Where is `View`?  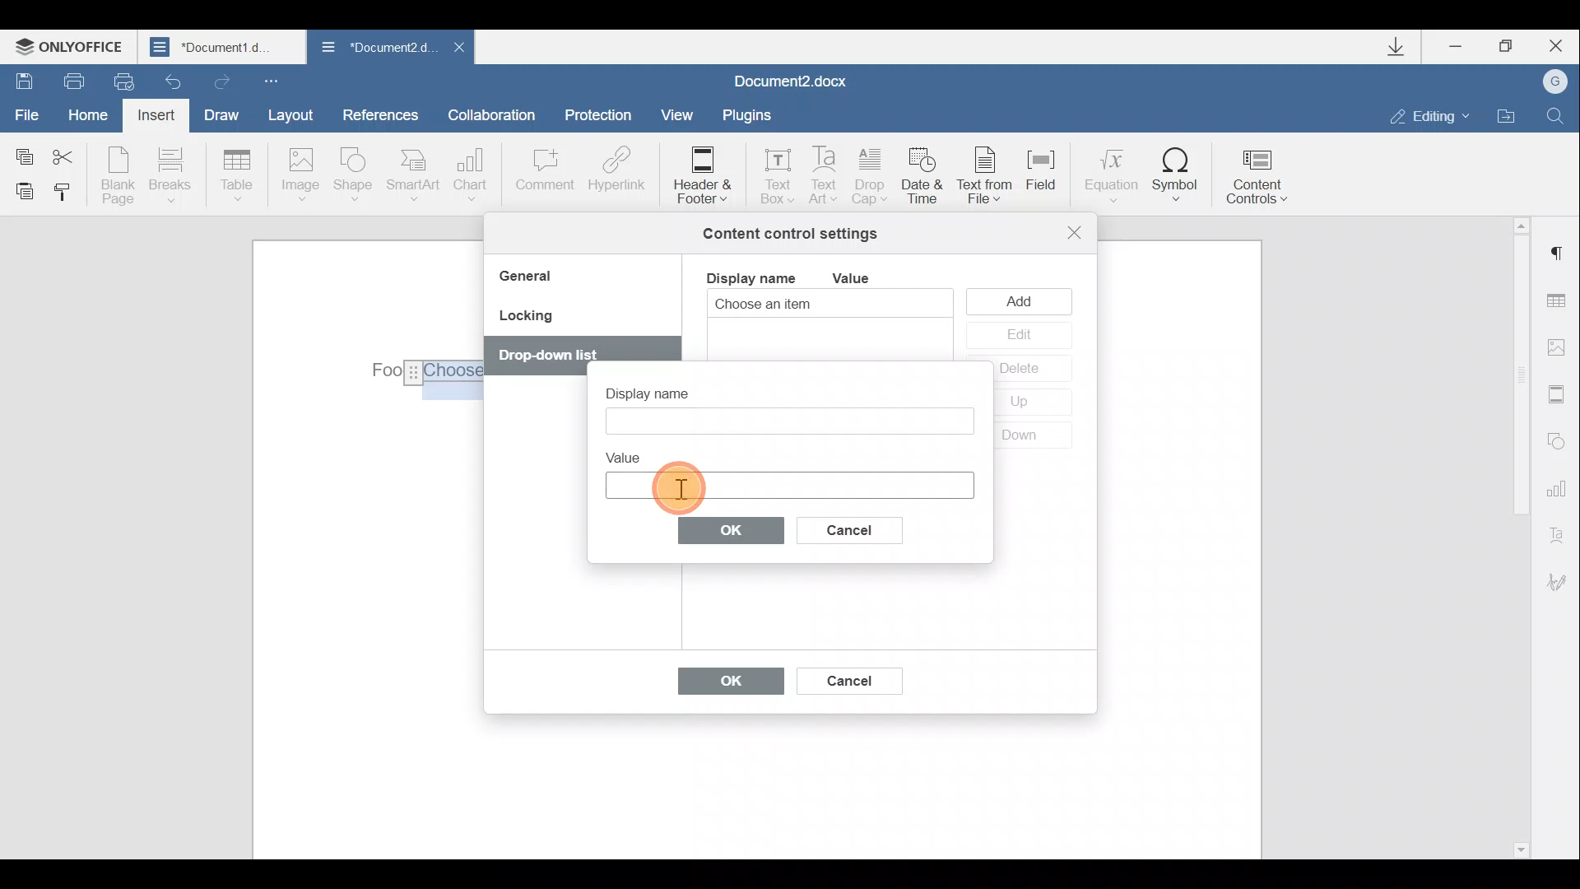
View is located at coordinates (678, 114).